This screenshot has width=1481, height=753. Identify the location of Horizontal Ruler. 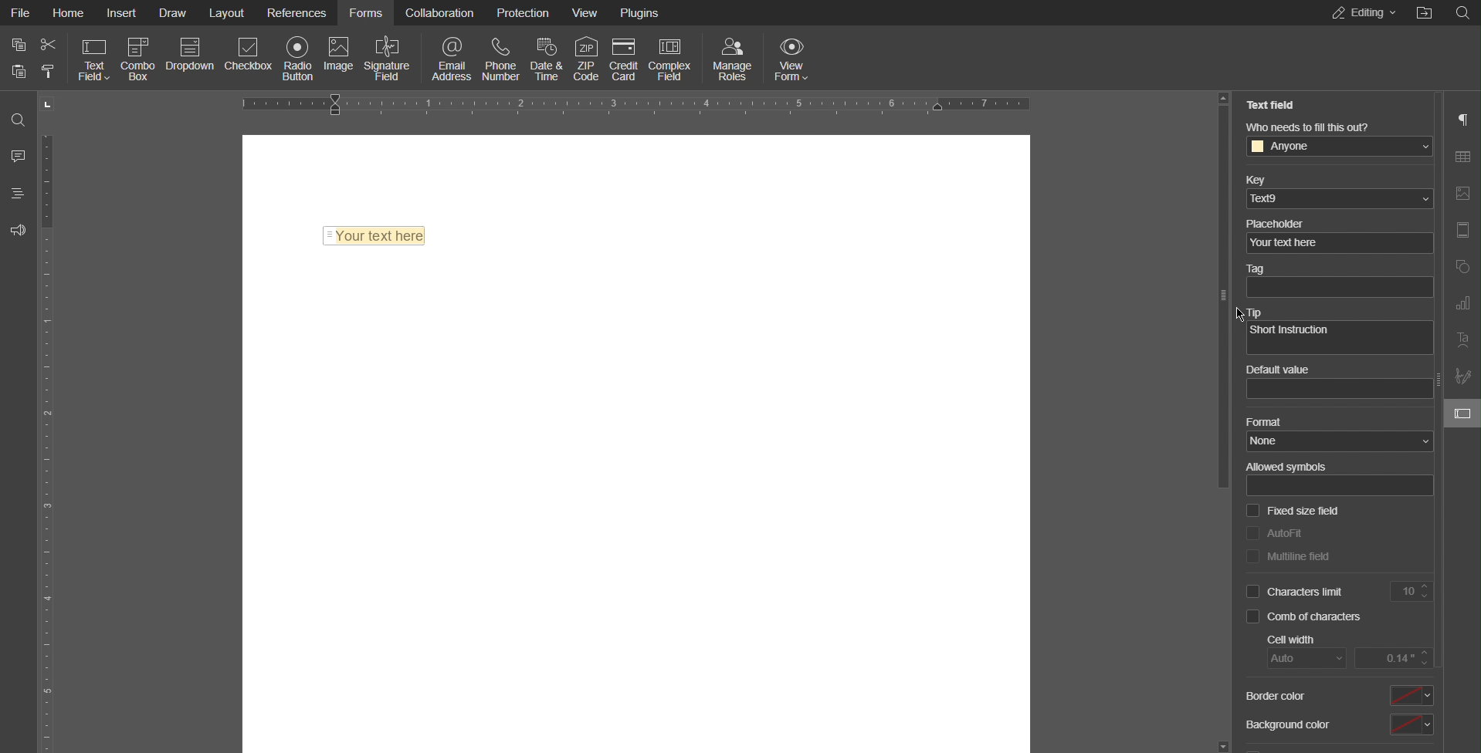
(637, 105).